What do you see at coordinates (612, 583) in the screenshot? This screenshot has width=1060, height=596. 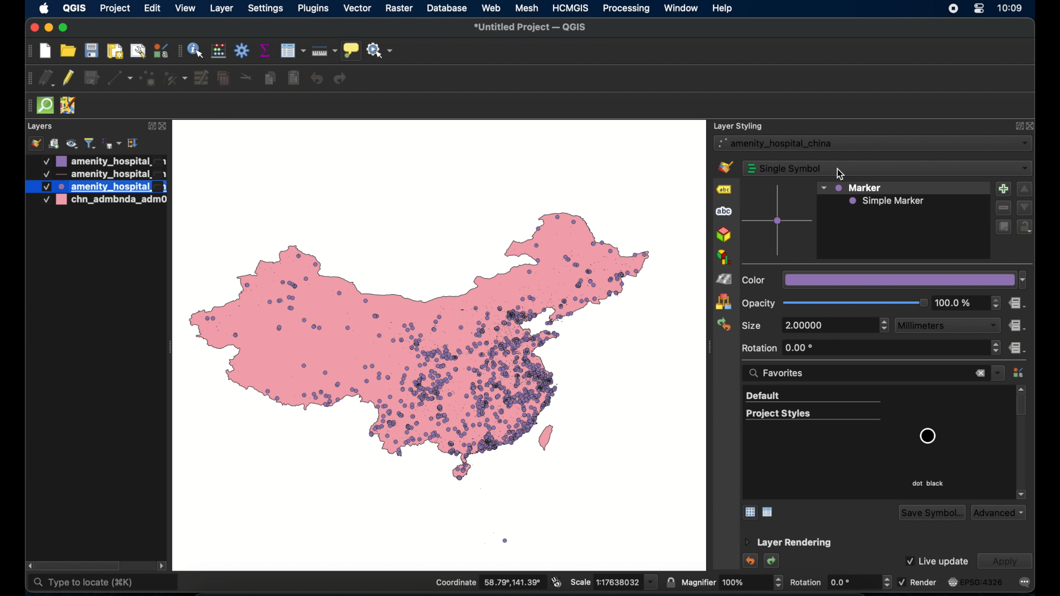 I see `scale` at bounding box center [612, 583].